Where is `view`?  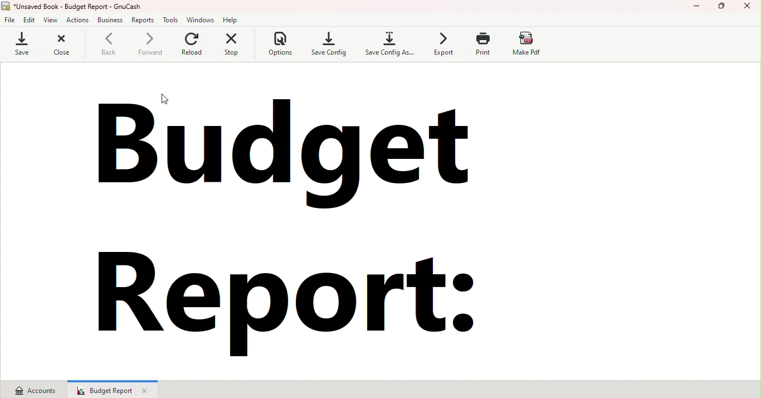 view is located at coordinates (52, 20).